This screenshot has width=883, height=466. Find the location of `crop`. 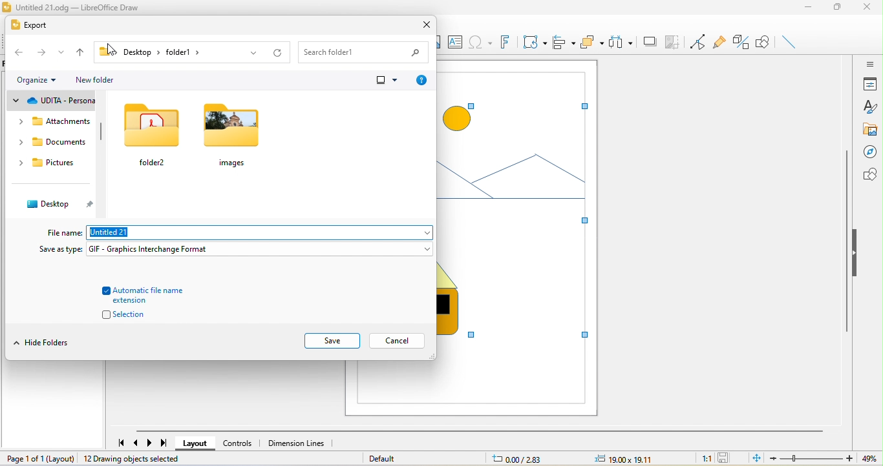

crop is located at coordinates (673, 43).